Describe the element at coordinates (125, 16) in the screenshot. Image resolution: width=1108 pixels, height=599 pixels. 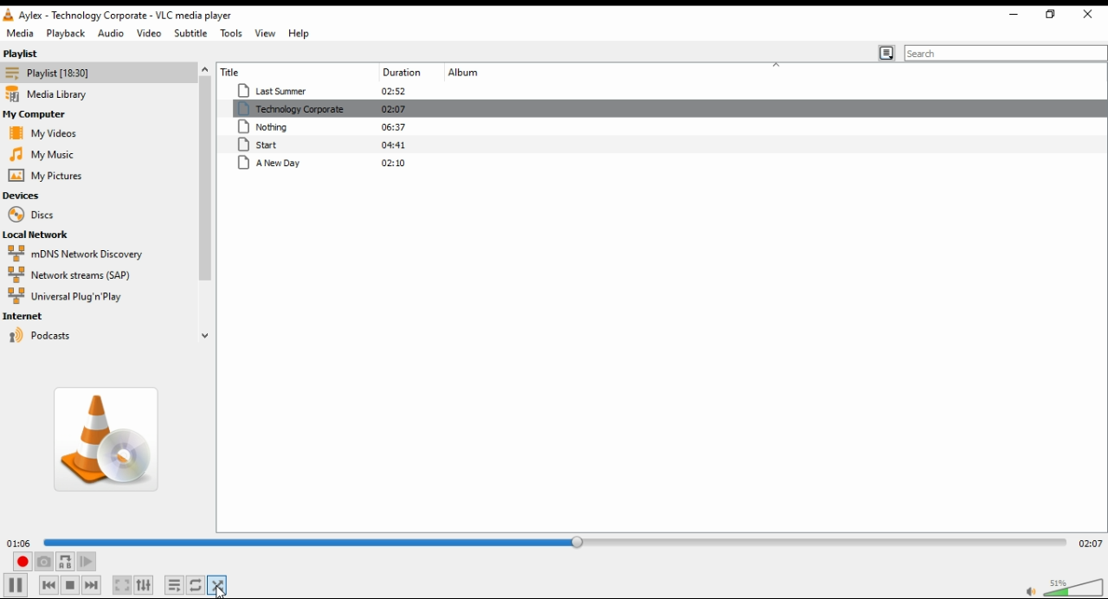
I see `Aylex-technology corporate-VLC media player` at that location.